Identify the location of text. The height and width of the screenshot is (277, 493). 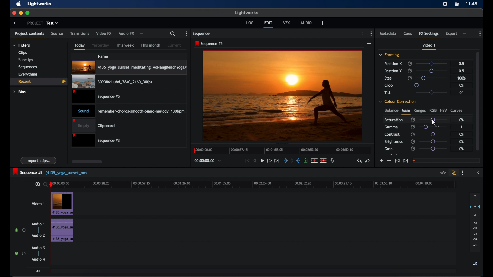
(68, 174).